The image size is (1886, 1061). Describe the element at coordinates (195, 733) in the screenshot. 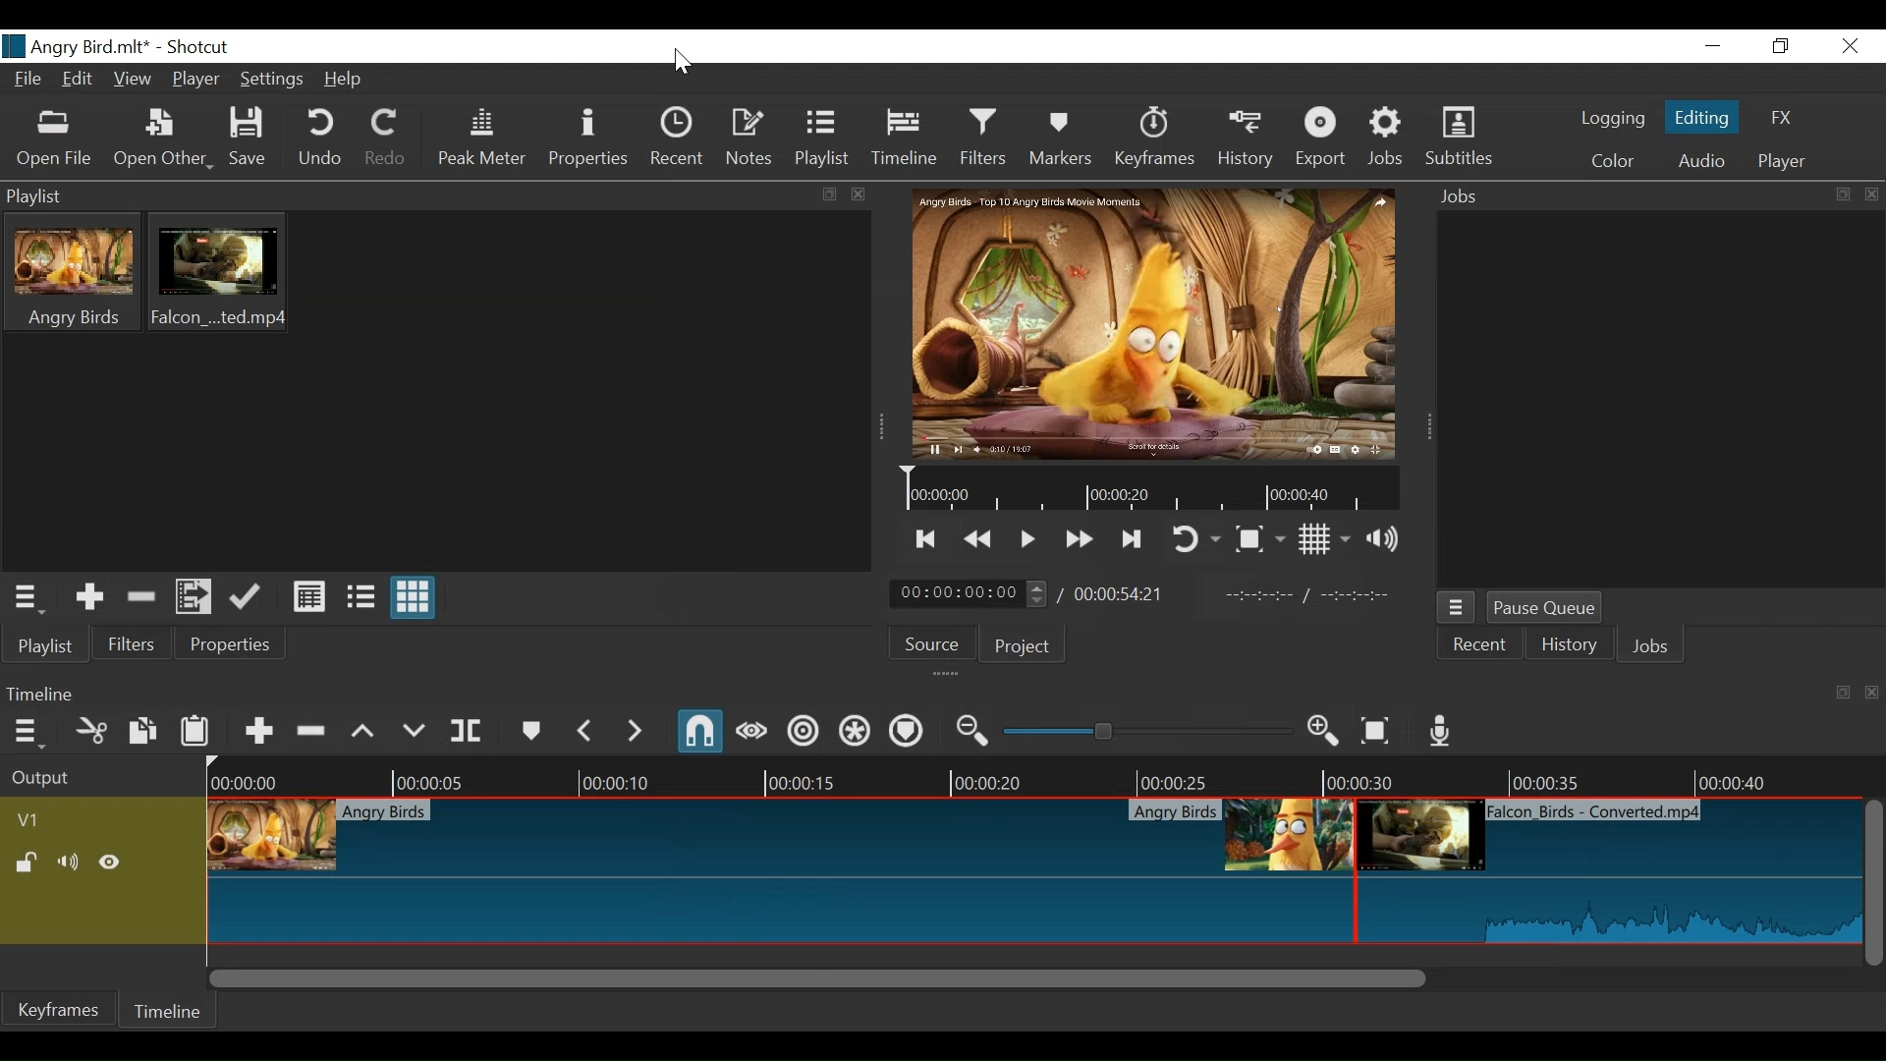

I see `Paste` at that location.